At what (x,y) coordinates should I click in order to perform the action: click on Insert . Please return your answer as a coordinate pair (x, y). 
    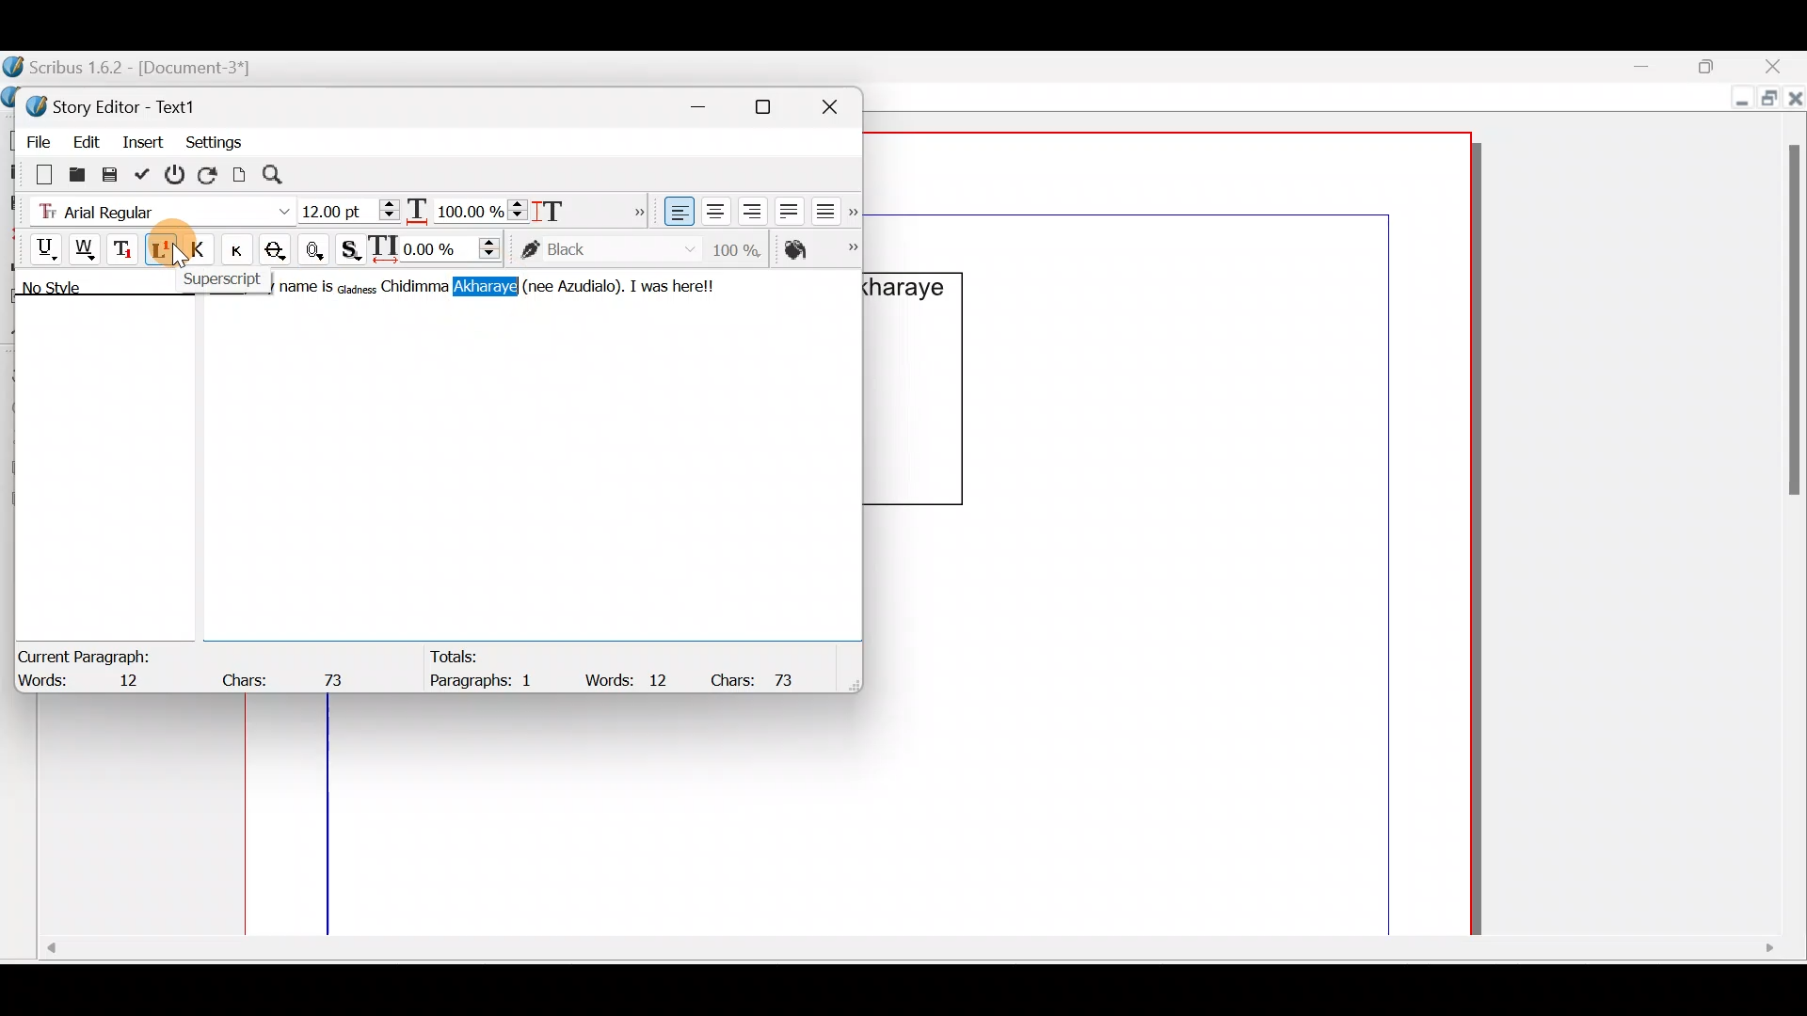
    Looking at the image, I should click on (144, 140).